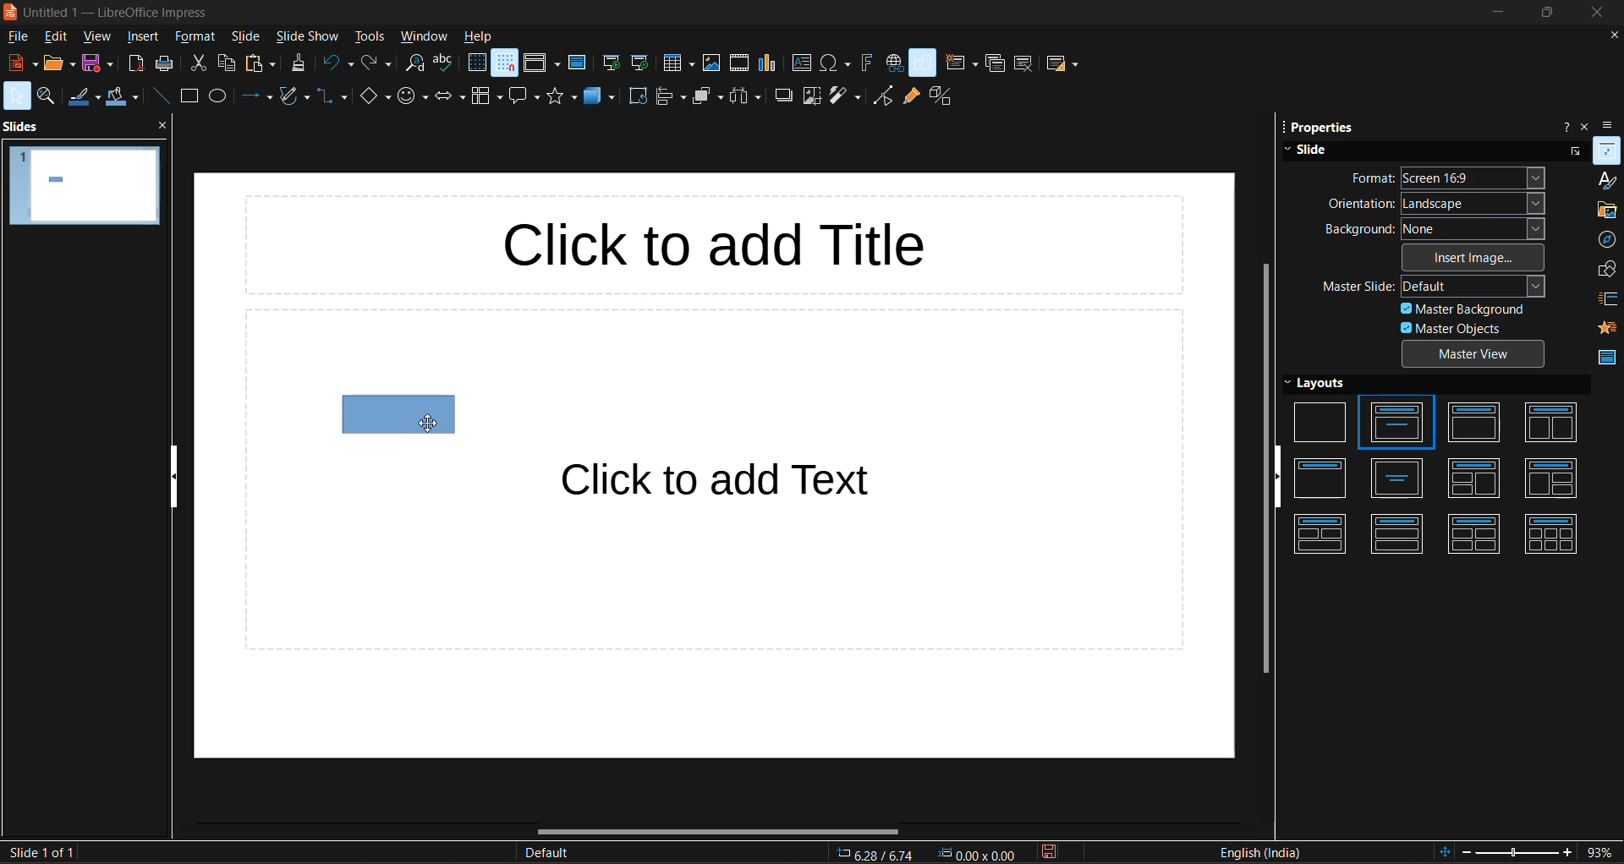  Describe the element at coordinates (1550, 480) in the screenshot. I see `title, content and 2 content` at that location.